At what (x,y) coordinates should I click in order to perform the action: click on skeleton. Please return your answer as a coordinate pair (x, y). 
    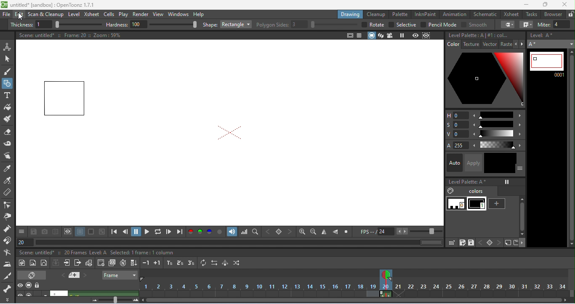
    Looking at the image, I should click on (6, 288).